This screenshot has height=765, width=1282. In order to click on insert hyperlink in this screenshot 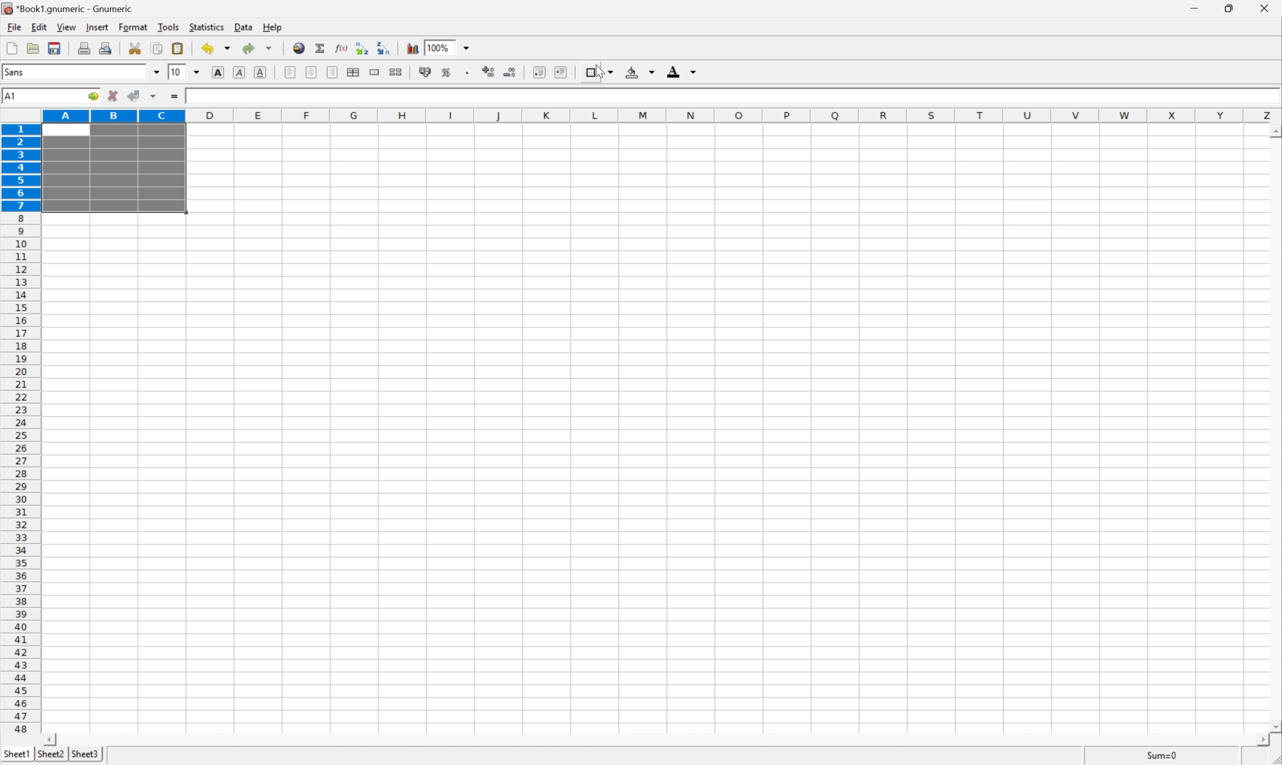, I will do `click(297, 47)`.